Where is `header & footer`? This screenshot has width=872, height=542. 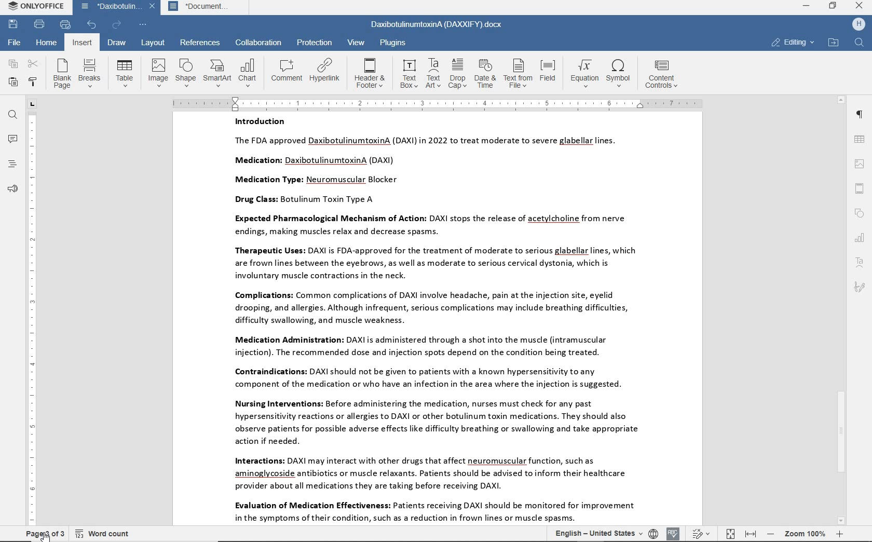 header & footer is located at coordinates (859, 189).